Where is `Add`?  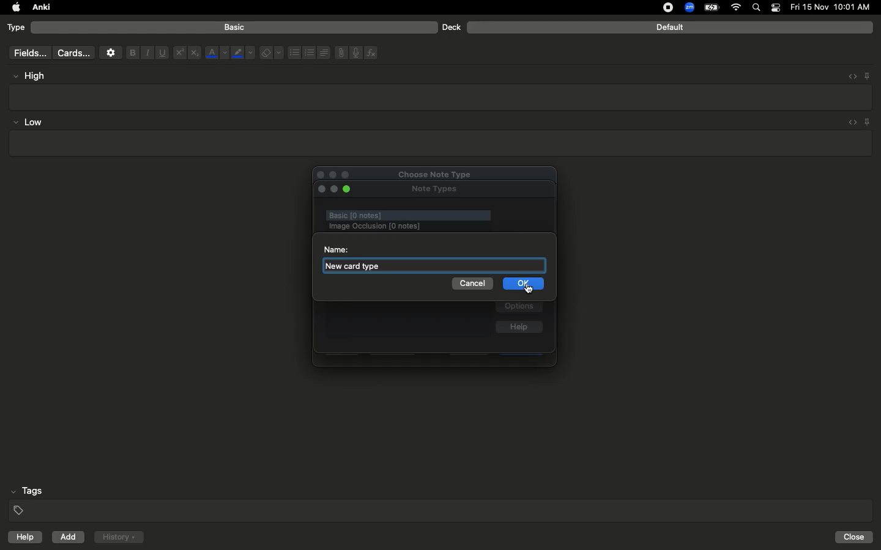
Add is located at coordinates (69, 537).